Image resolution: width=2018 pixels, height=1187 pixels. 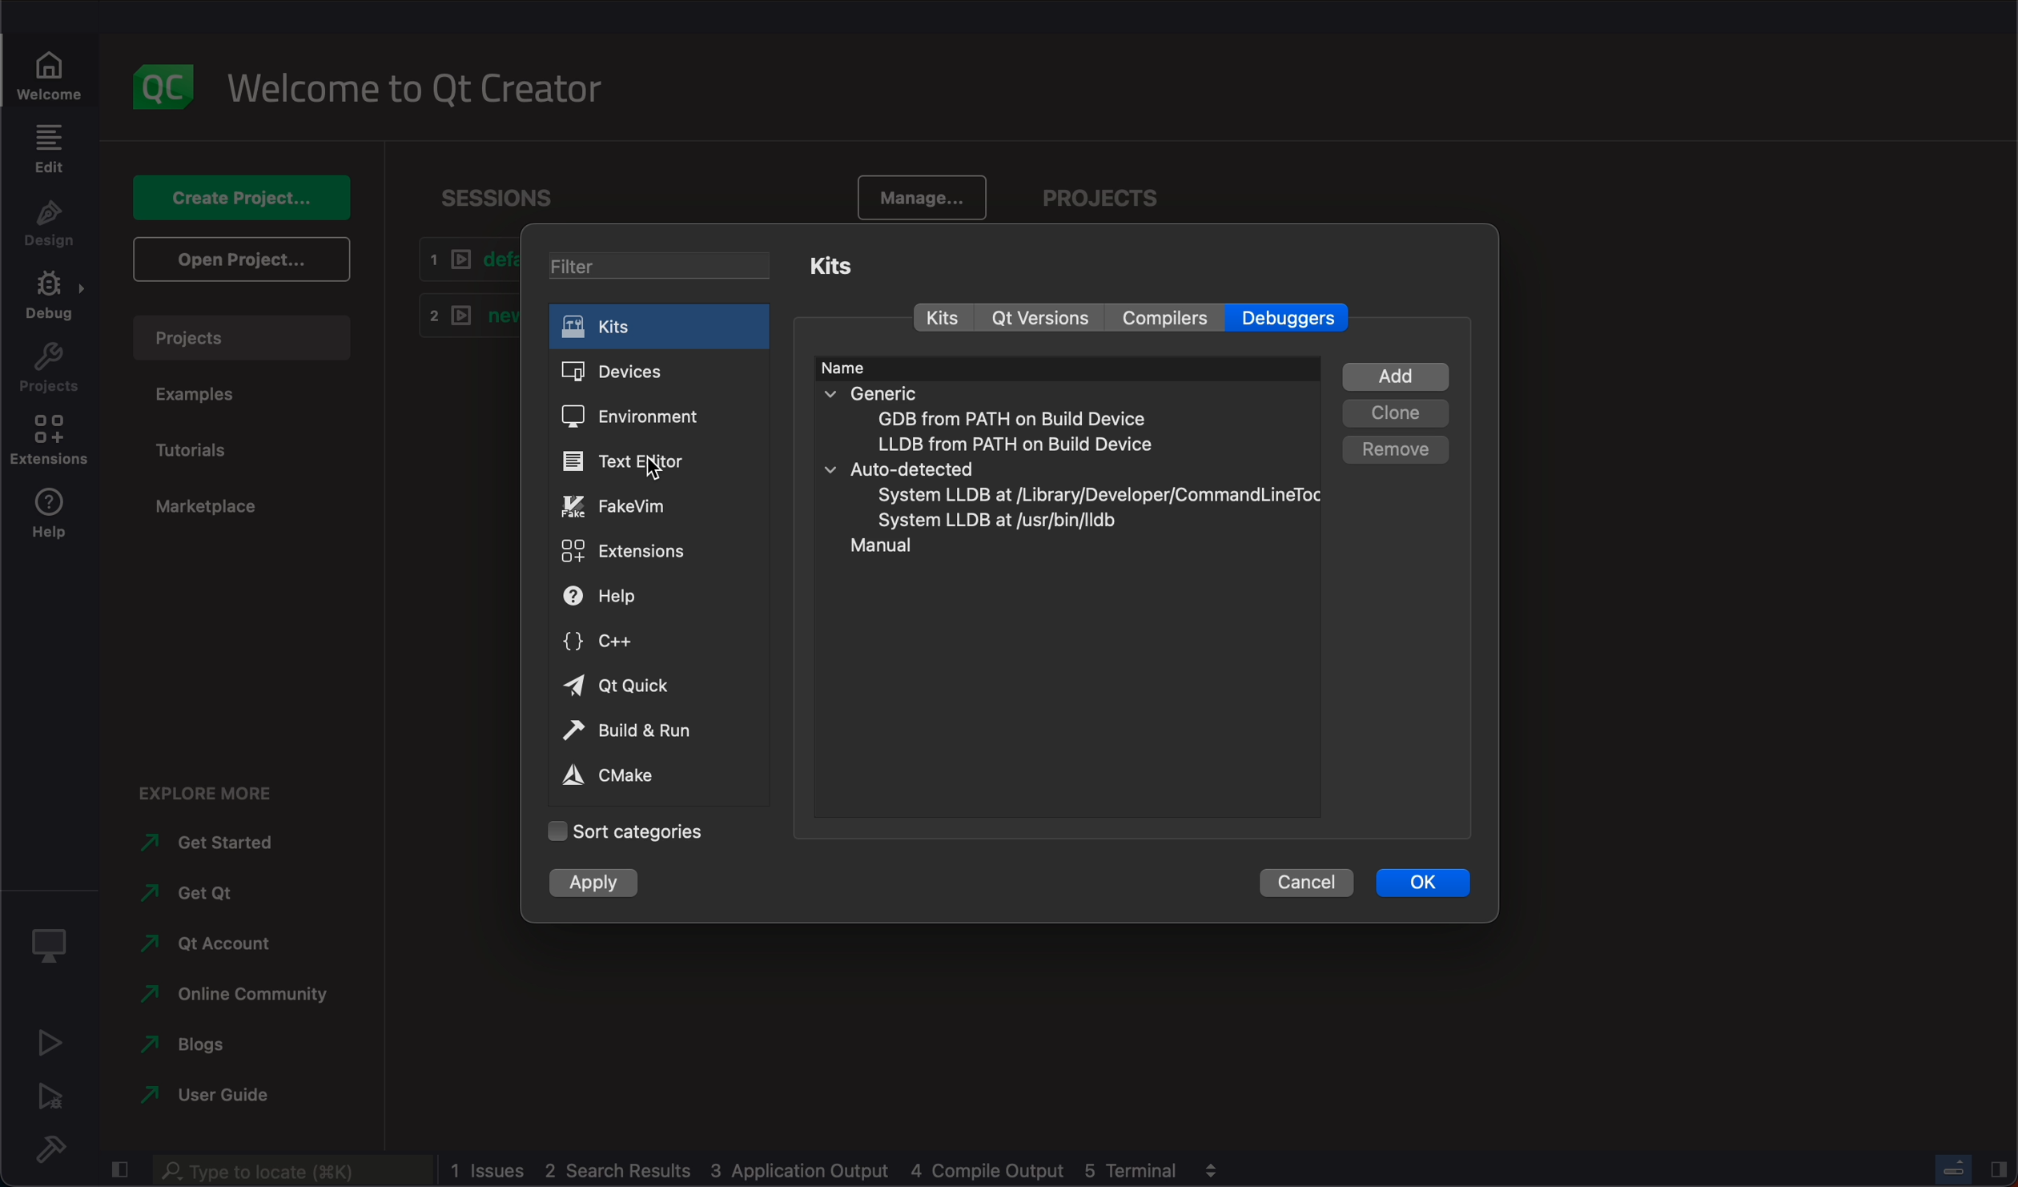 I want to click on explore more, so click(x=212, y=795).